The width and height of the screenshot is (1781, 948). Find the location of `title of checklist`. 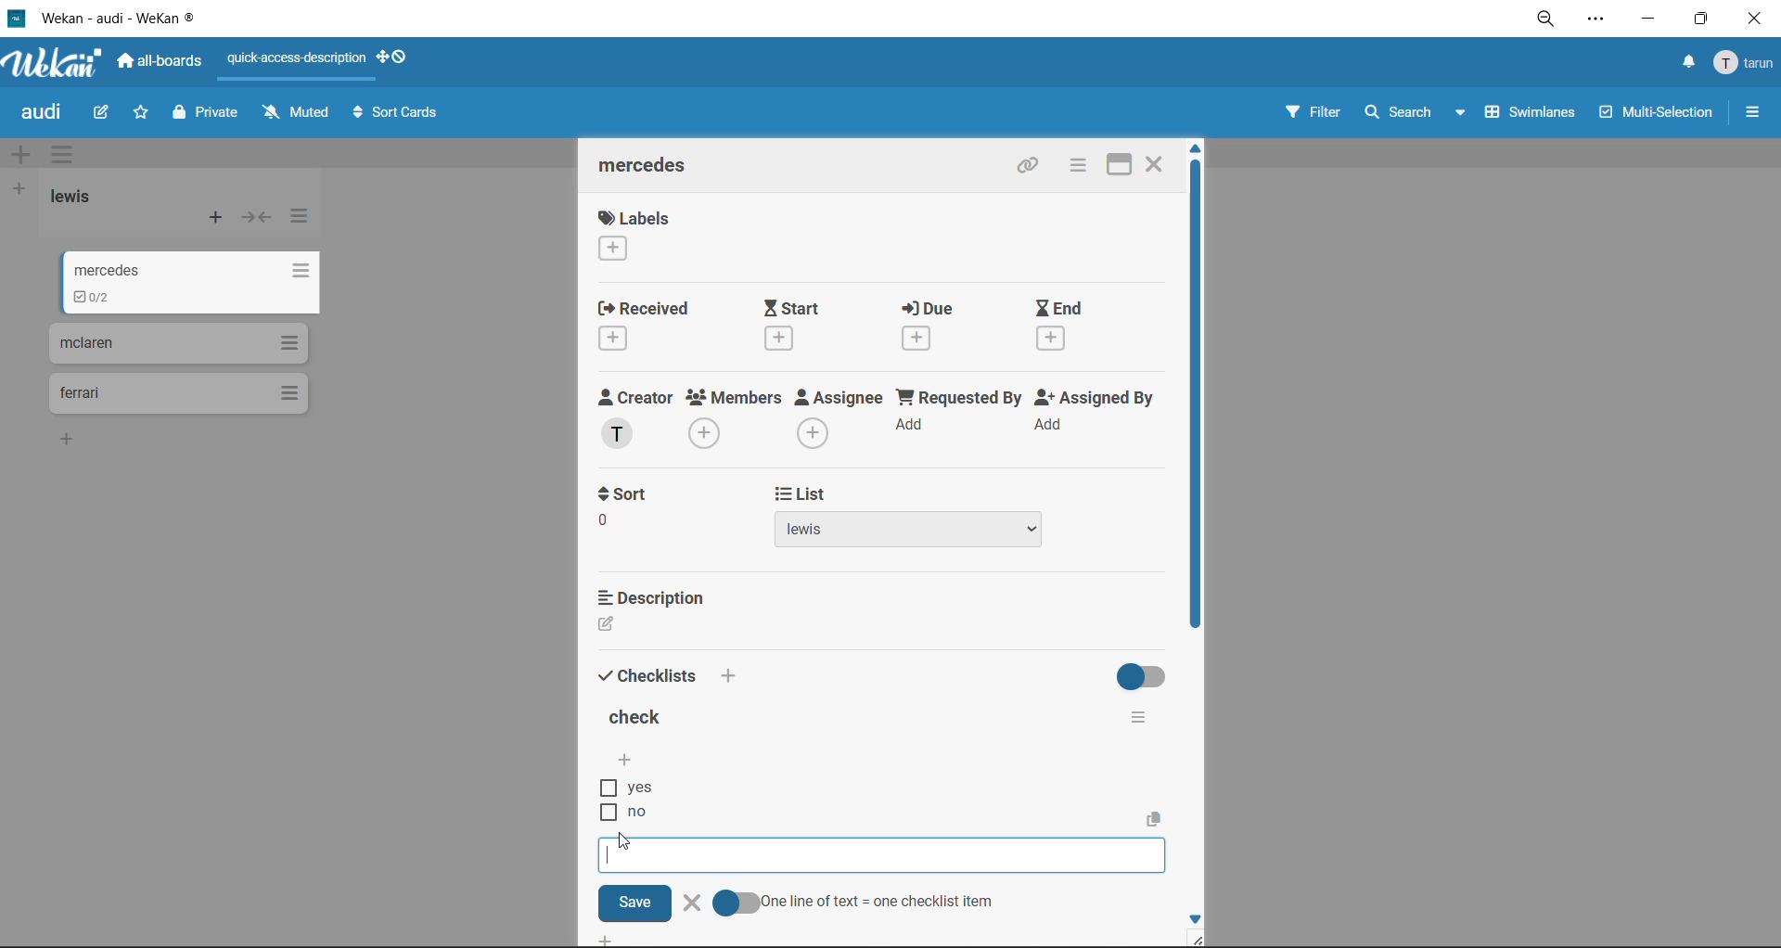

title of checklist is located at coordinates (644, 716).